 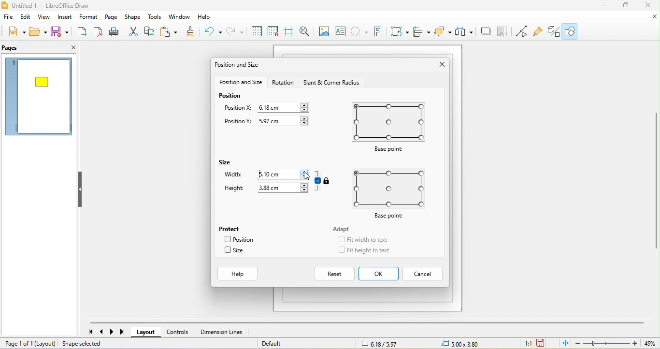 I want to click on helpline while moving, so click(x=290, y=31).